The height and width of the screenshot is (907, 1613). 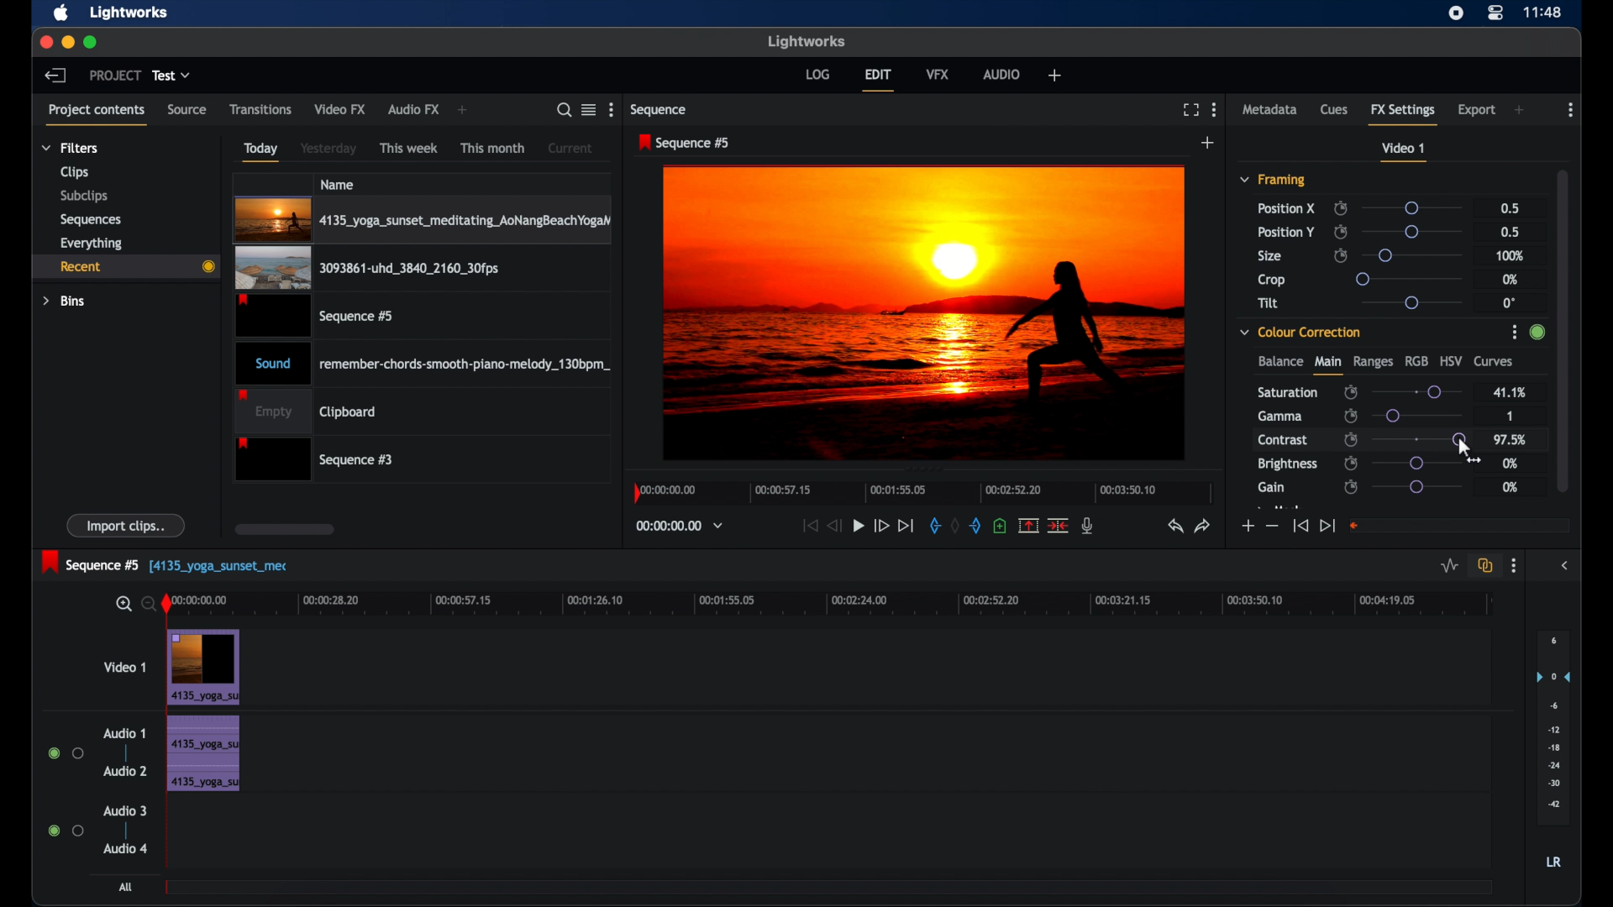 I want to click on slider, so click(x=1460, y=439).